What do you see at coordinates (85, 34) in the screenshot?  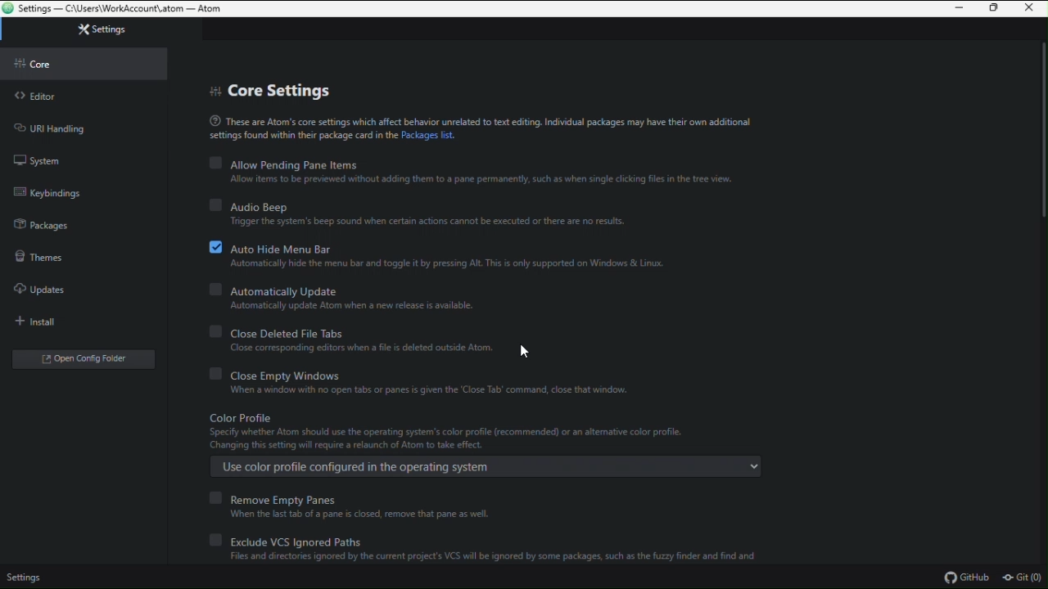 I see `settings` at bounding box center [85, 34].